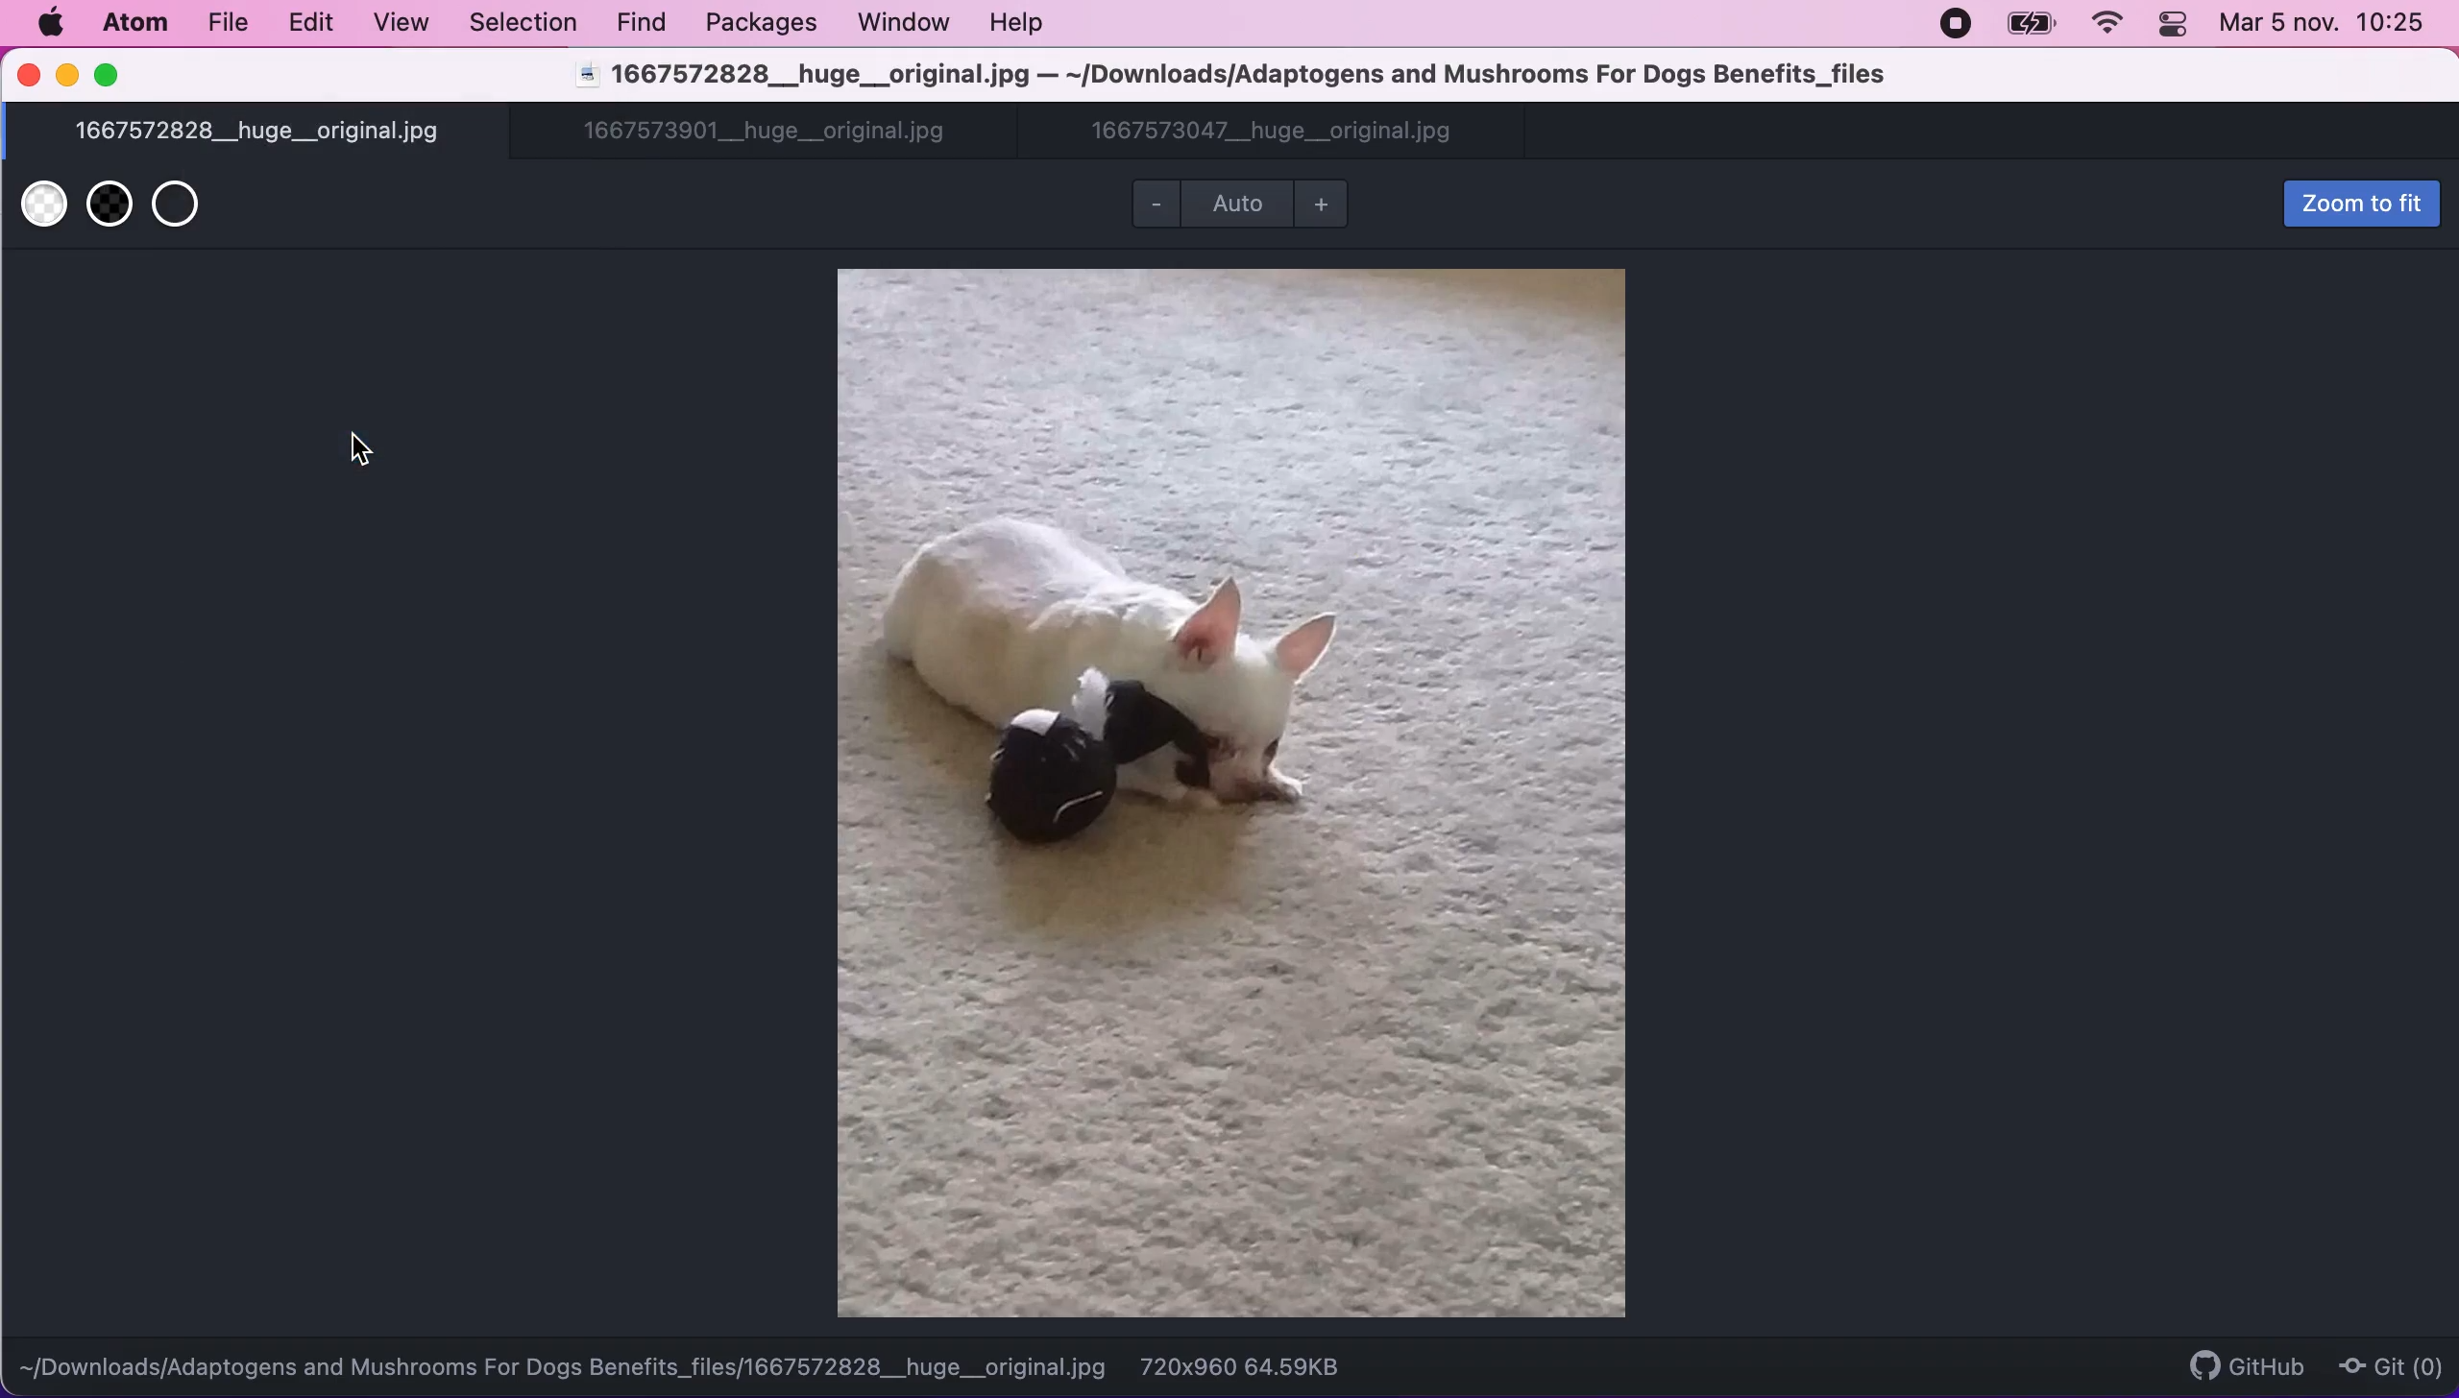  What do you see at coordinates (647, 23) in the screenshot?
I see `find` at bounding box center [647, 23].